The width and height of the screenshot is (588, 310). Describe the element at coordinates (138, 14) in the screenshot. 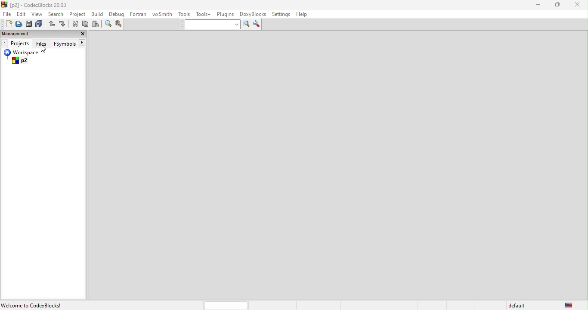

I see `fortran` at that location.